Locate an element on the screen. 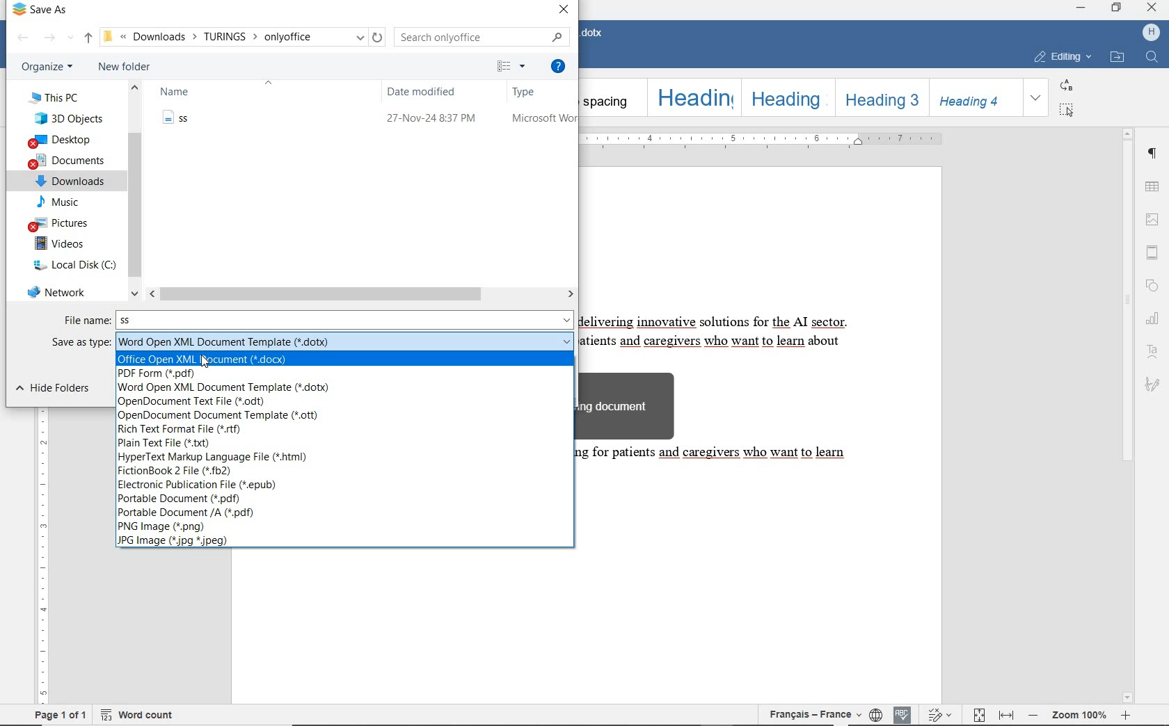 This screenshot has width=1169, height=726. scroll up is located at coordinates (136, 90).